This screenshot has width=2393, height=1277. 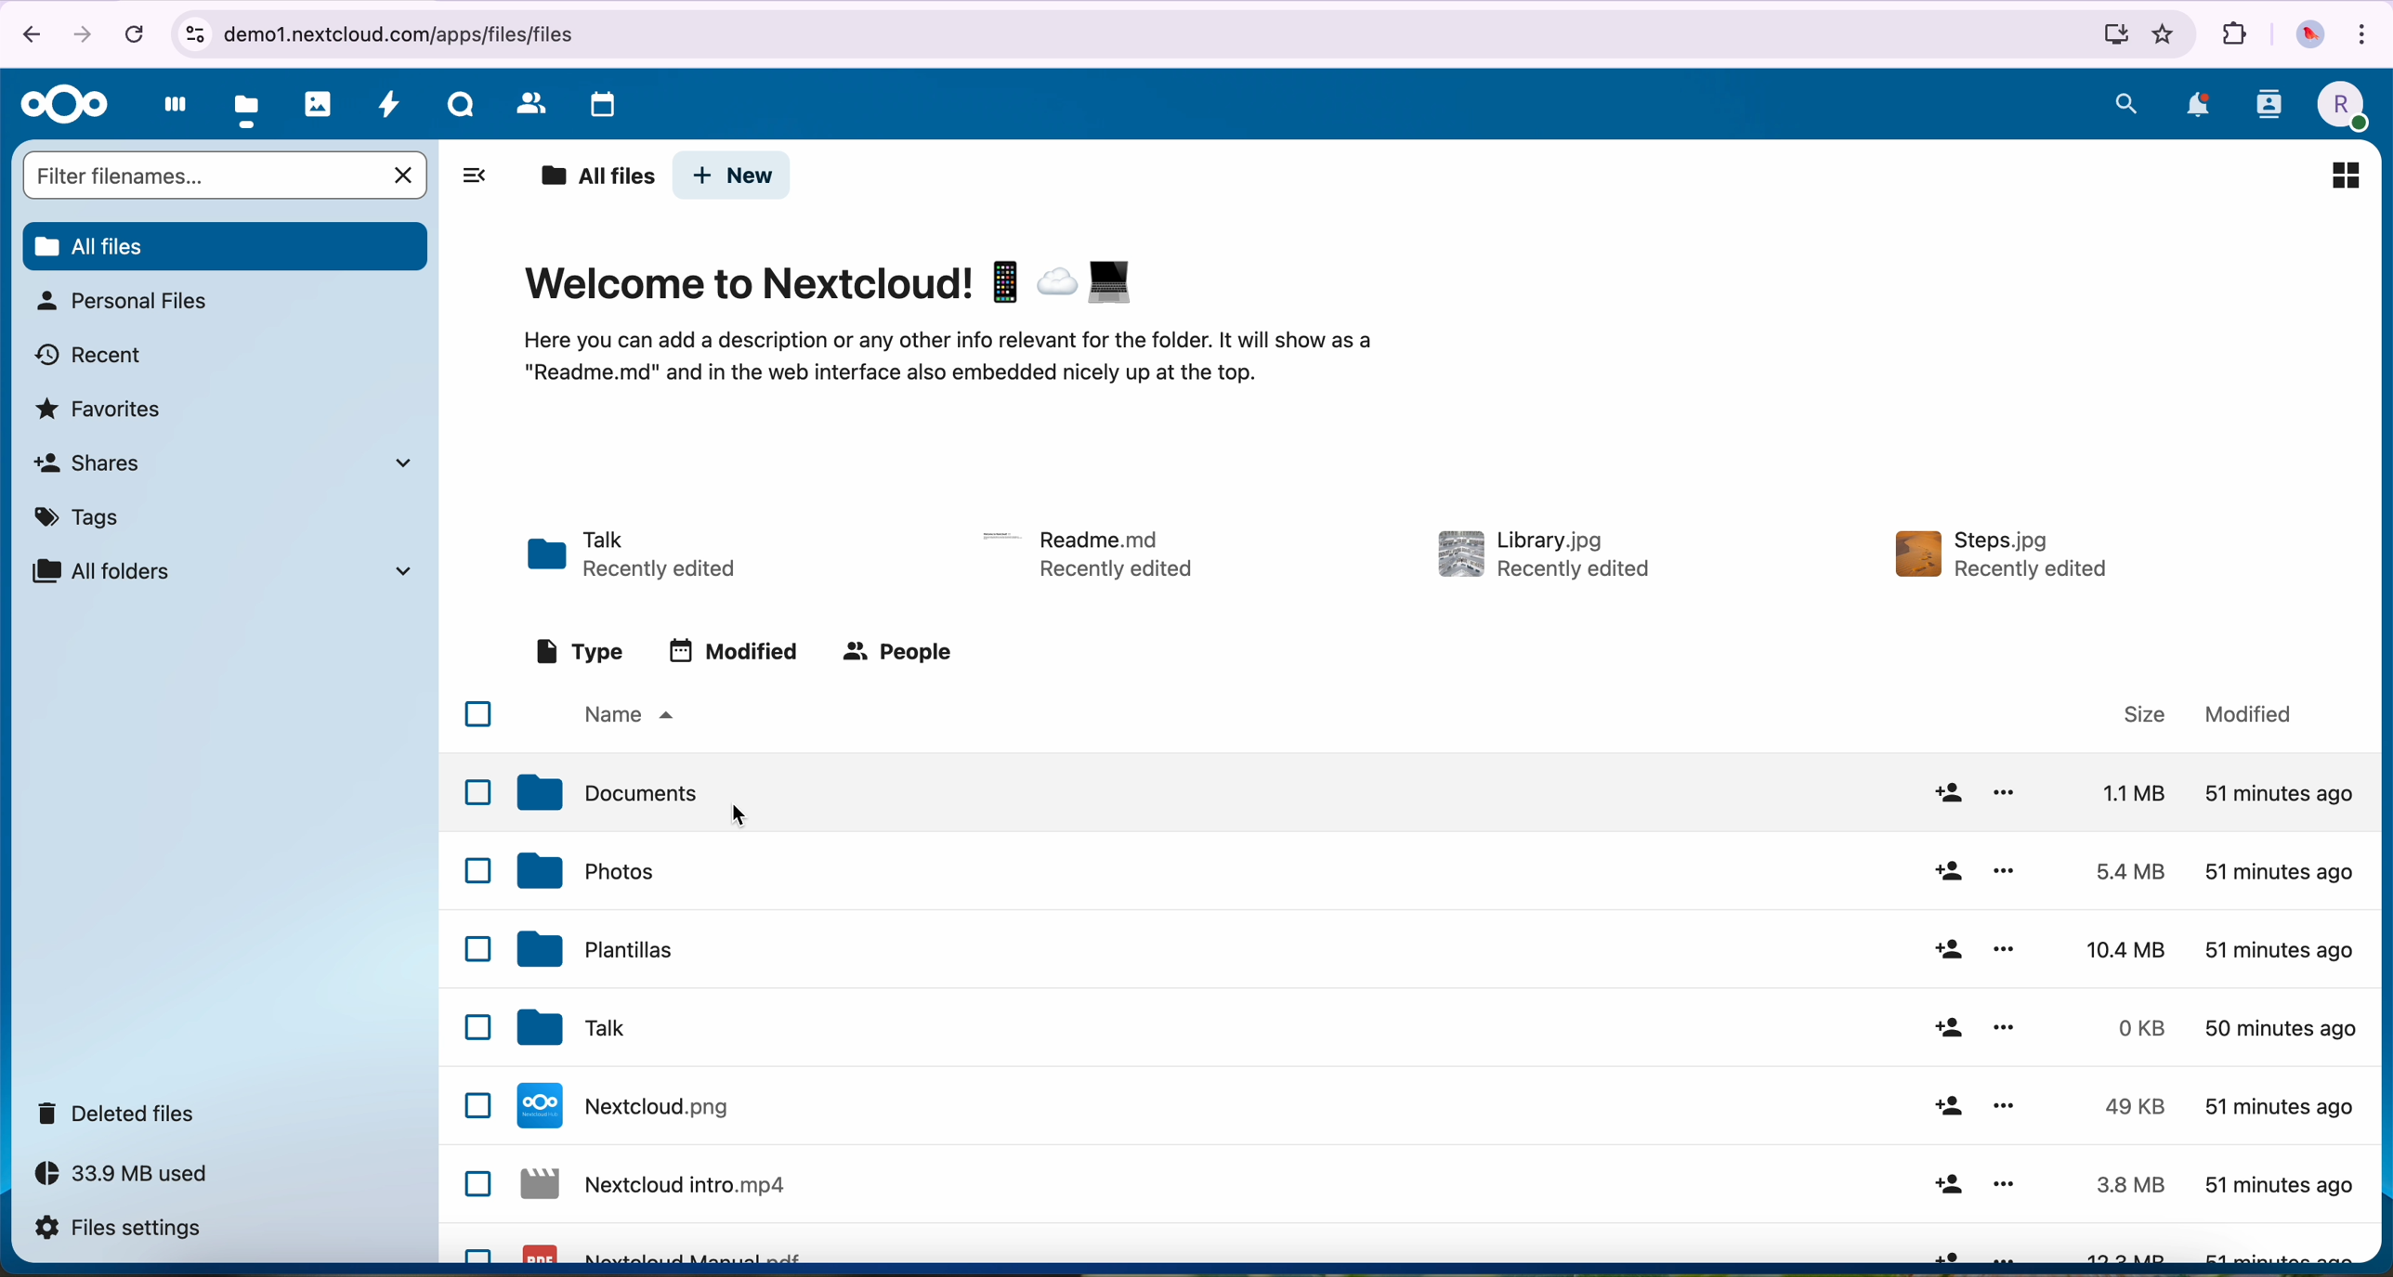 I want to click on size, so click(x=2127, y=871).